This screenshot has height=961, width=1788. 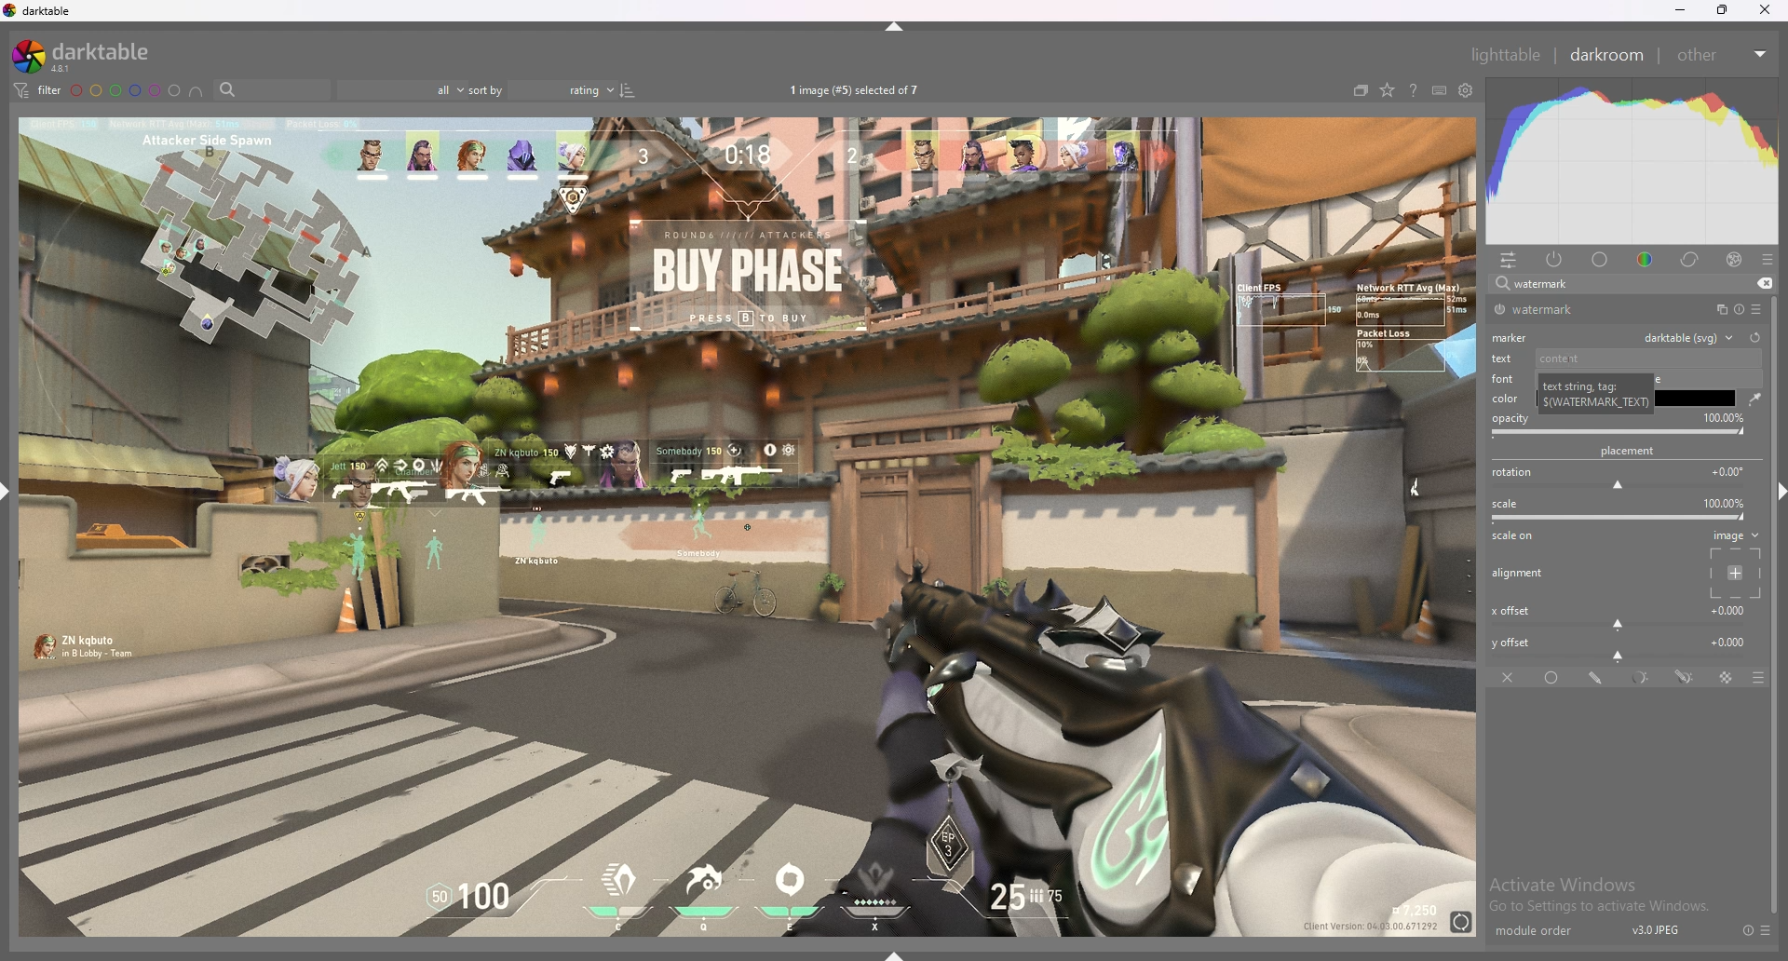 What do you see at coordinates (1439, 91) in the screenshot?
I see `keyboard shortcut` at bounding box center [1439, 91].